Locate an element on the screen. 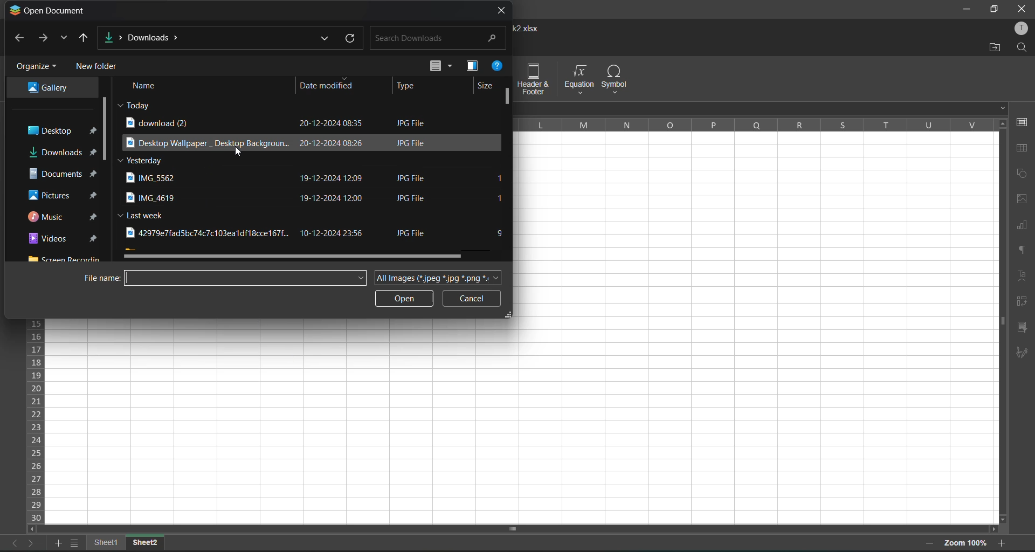 Image resolution: width=1035 pixels, height=552 pixels. recent locations is located at coordinates (64, 39).